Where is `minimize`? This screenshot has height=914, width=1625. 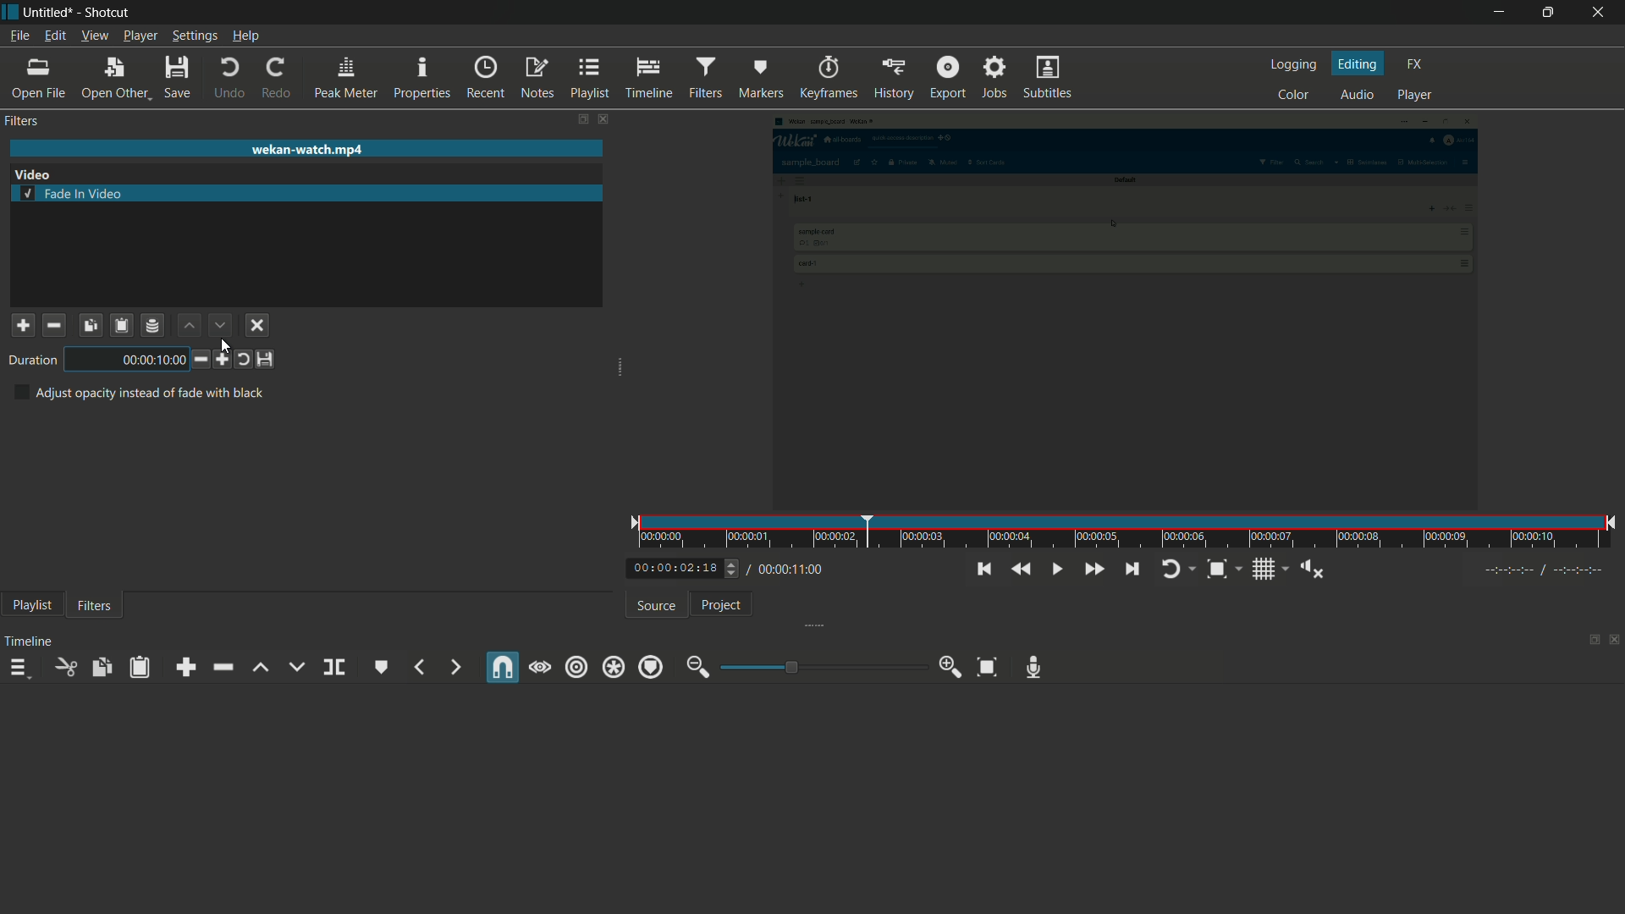
minimize is located at coordinates (1502, 13).